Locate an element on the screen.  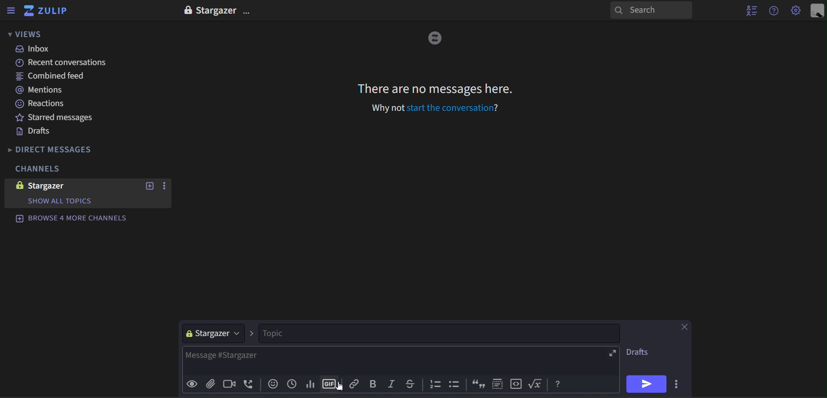
options is located at coordinates (163, 186).